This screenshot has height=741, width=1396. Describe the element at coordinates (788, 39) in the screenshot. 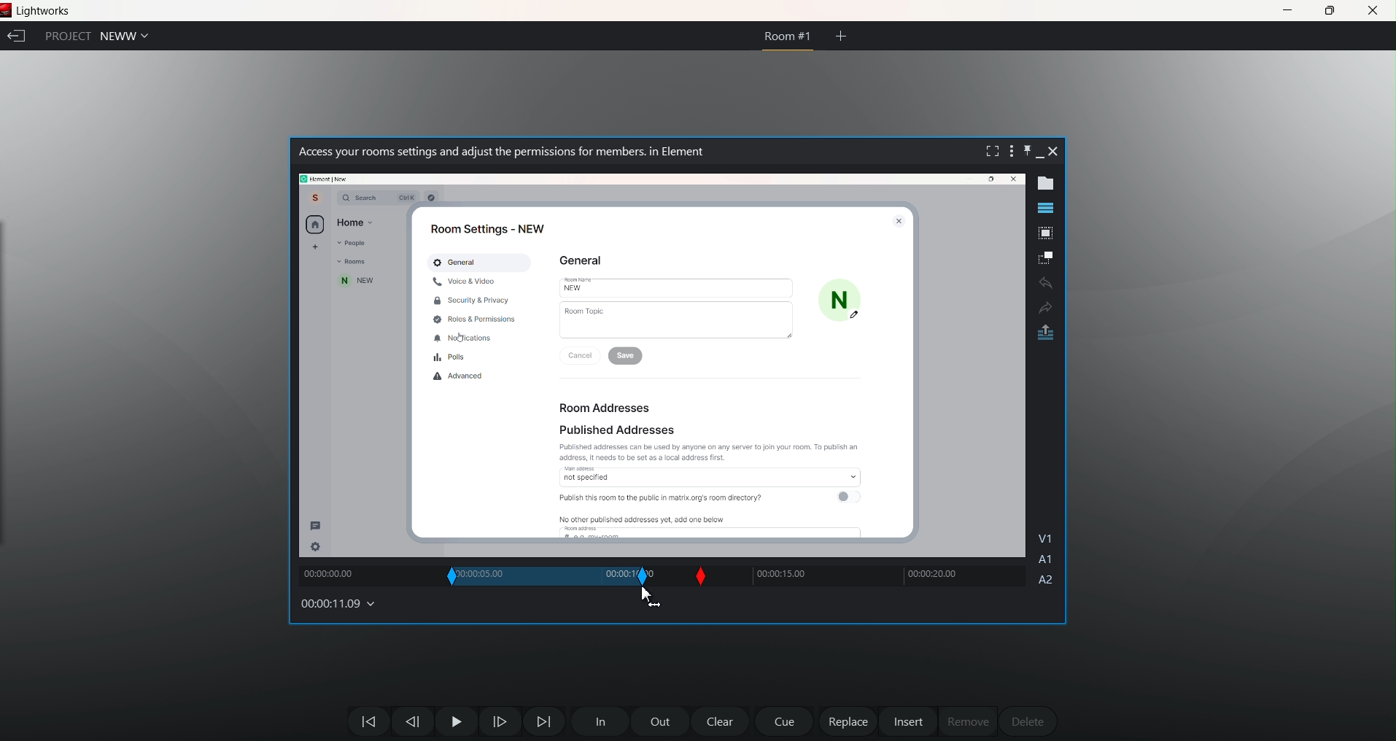

I see `Room #1` at that location.